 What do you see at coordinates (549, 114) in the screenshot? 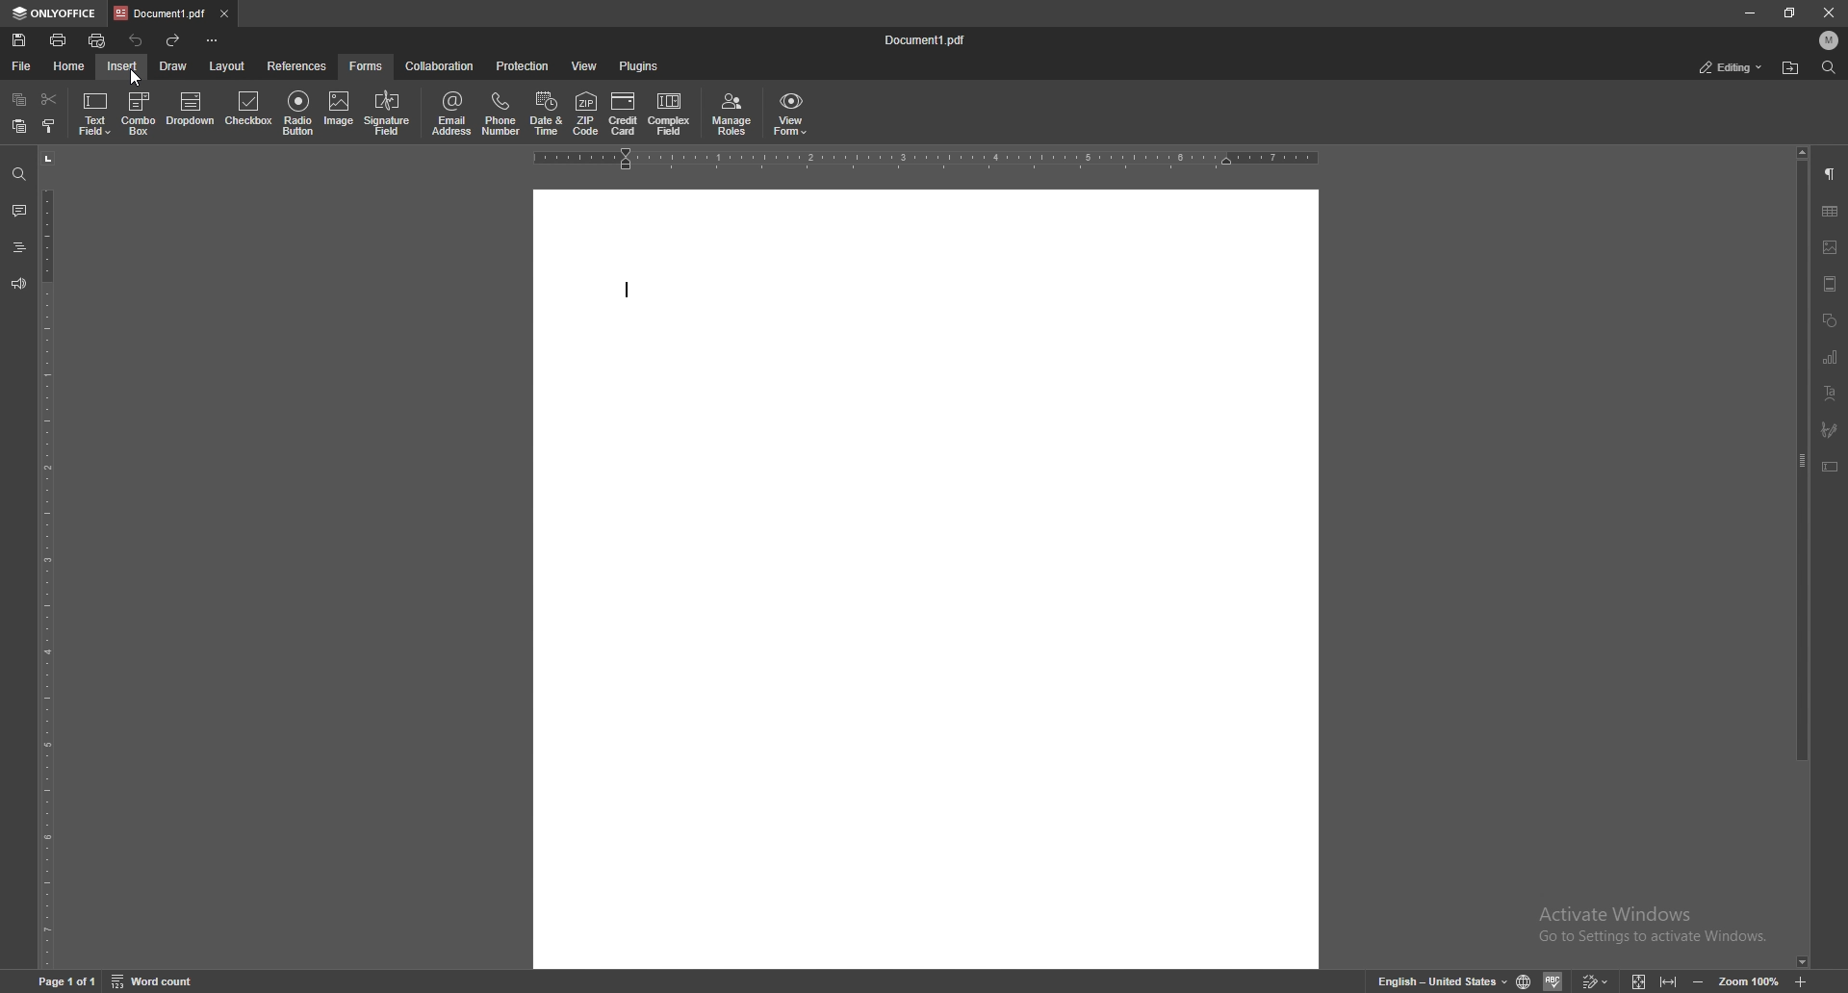
I see `date and time` at bounding box center [549, 114].